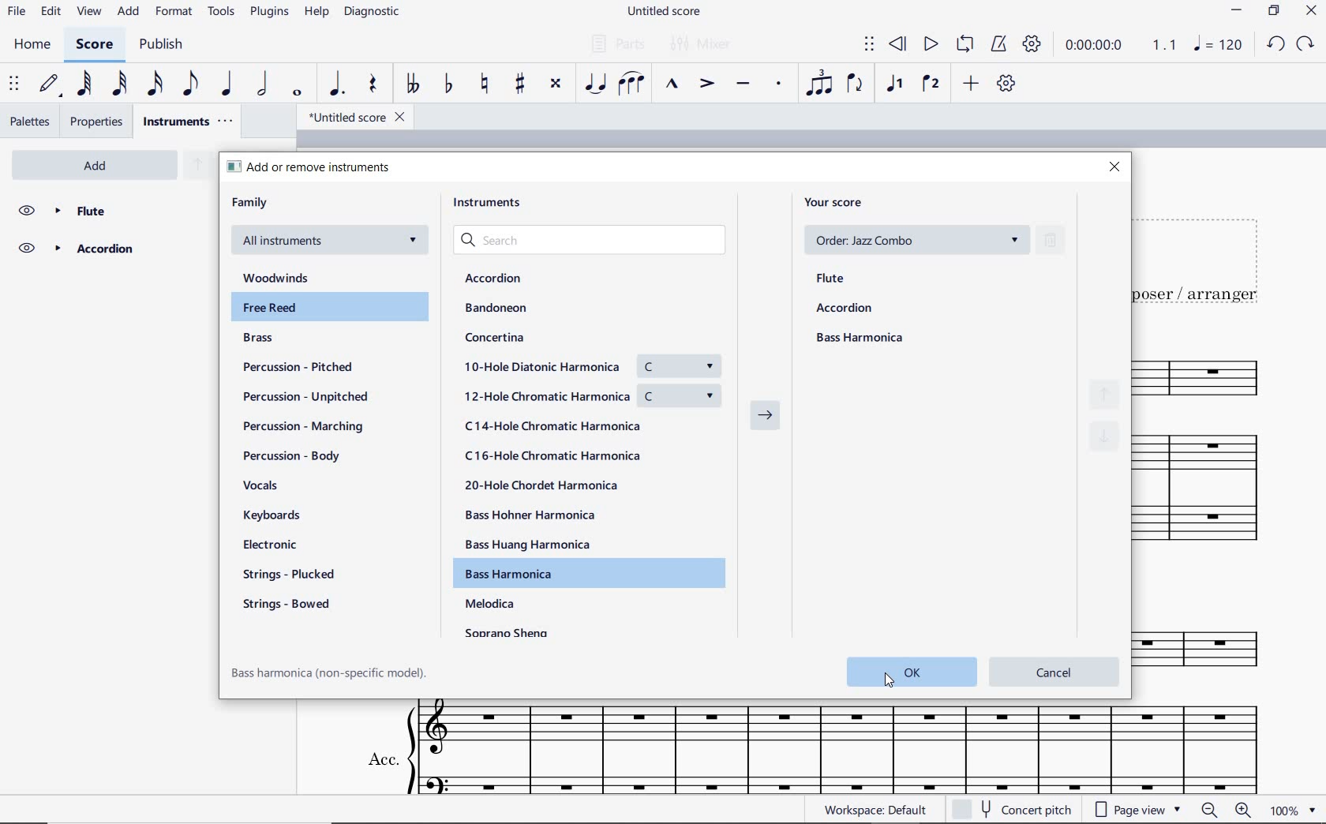 This screenshot has width=1326, height=824. I want to click on file name, so click(350, 116).